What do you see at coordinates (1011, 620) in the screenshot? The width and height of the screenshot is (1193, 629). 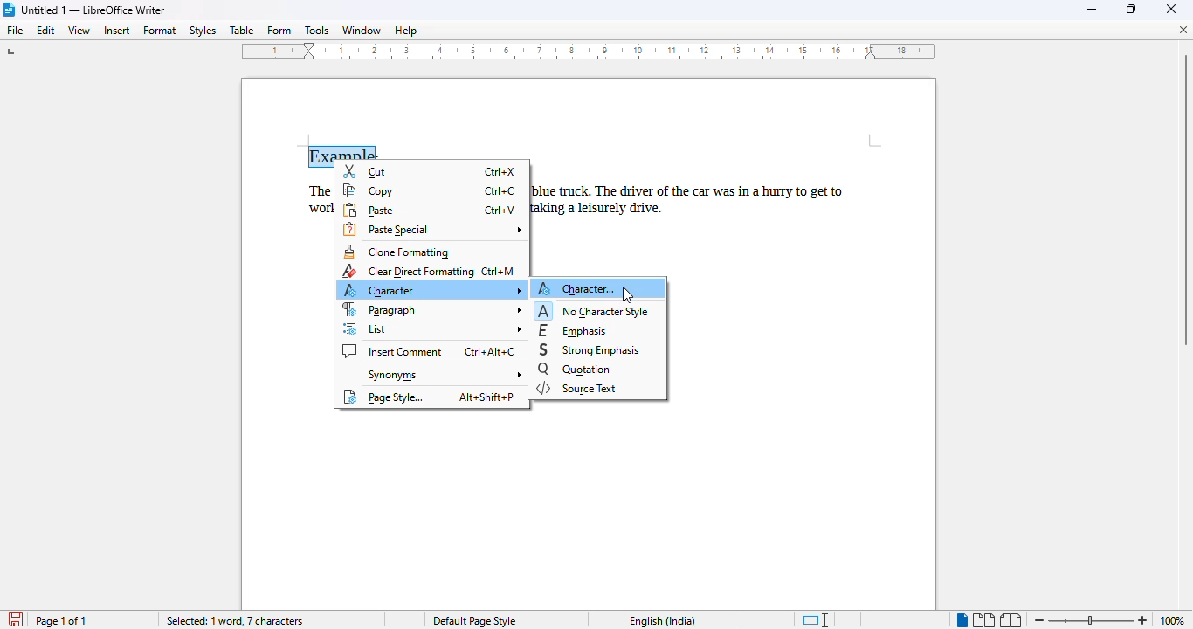 I see `book view` at bounding box center [1011, 620].